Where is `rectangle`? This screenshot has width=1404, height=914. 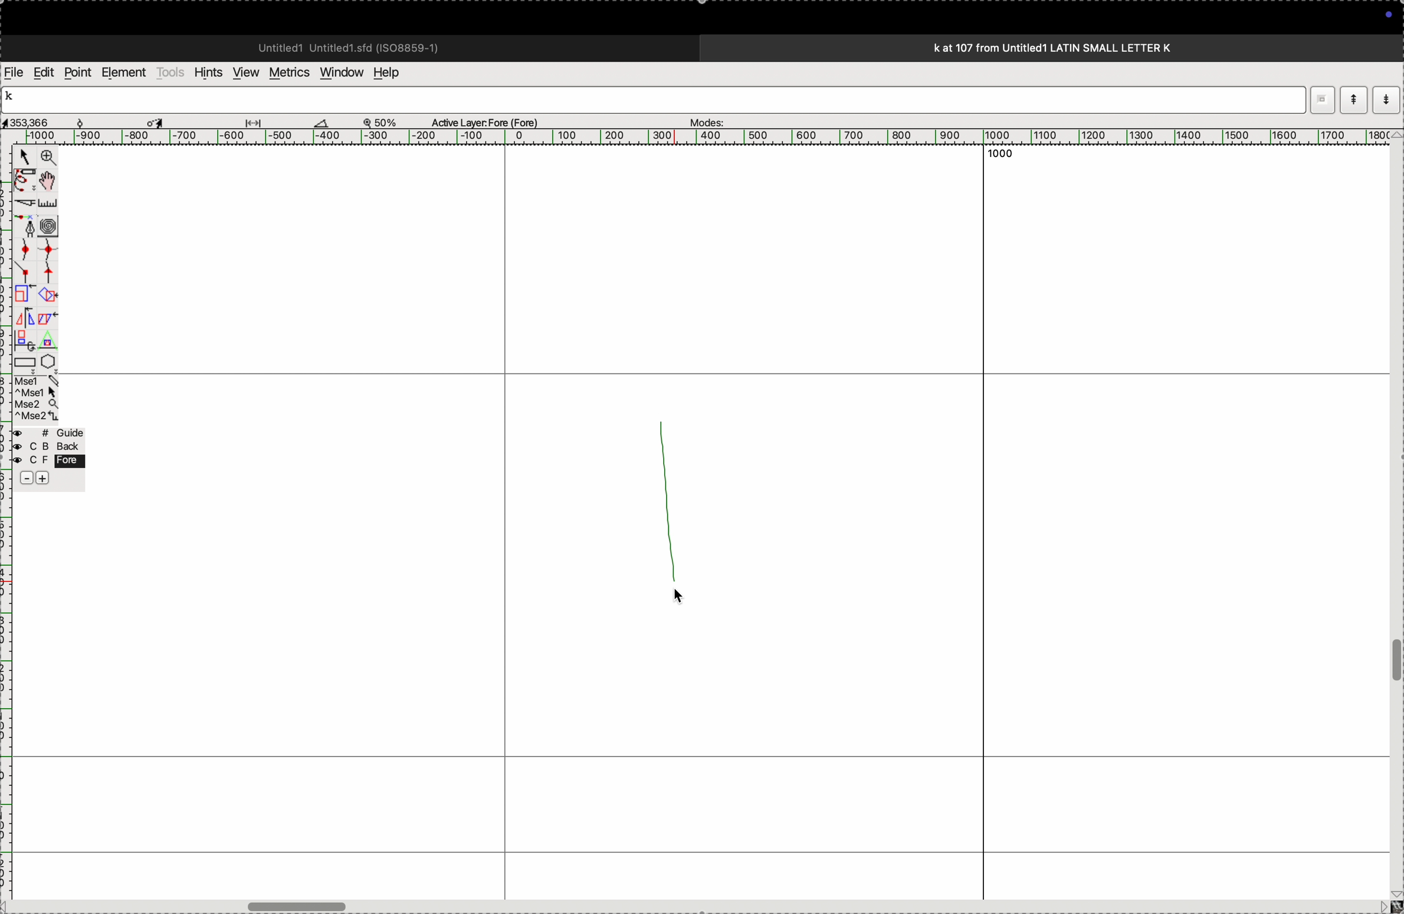
rectangle is located at coordinates (21, 360).